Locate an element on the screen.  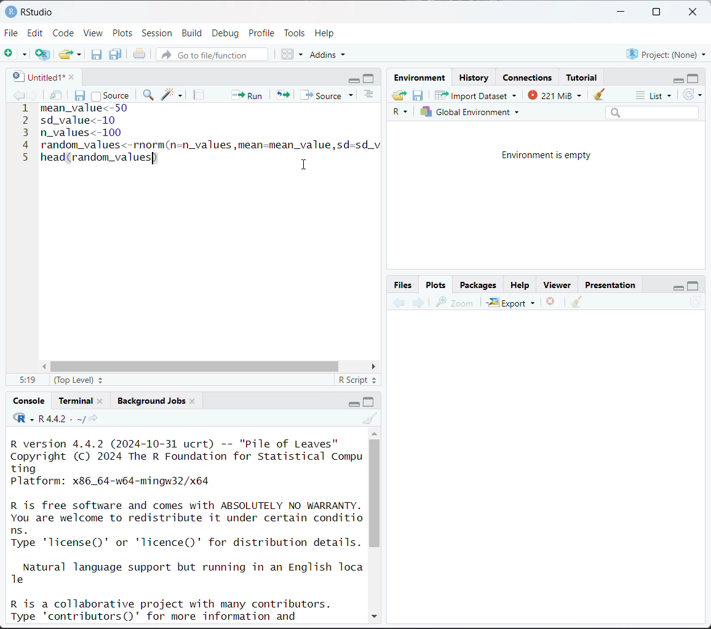
move right is located at coordinates (373, 367).